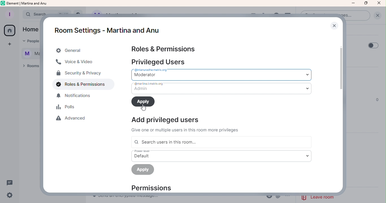 This screenshot has height=203, width=386. I want to click on Voice and video, so click(76, 63).